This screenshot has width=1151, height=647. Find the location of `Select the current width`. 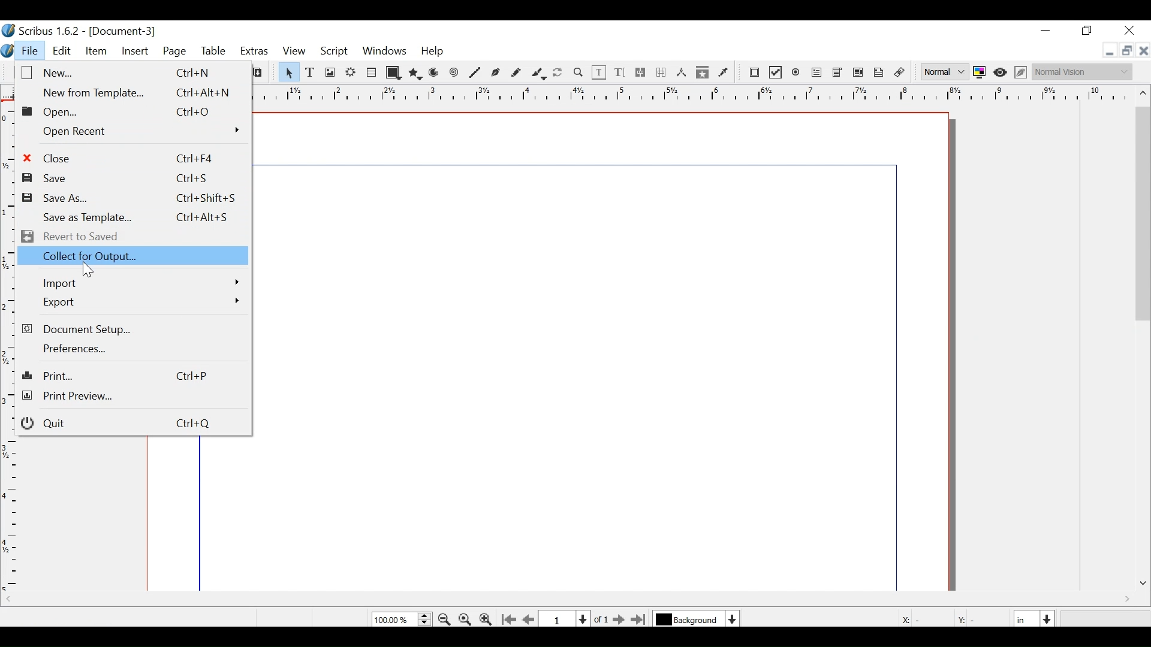

Select the current width is located at coordinates (1026, 618).